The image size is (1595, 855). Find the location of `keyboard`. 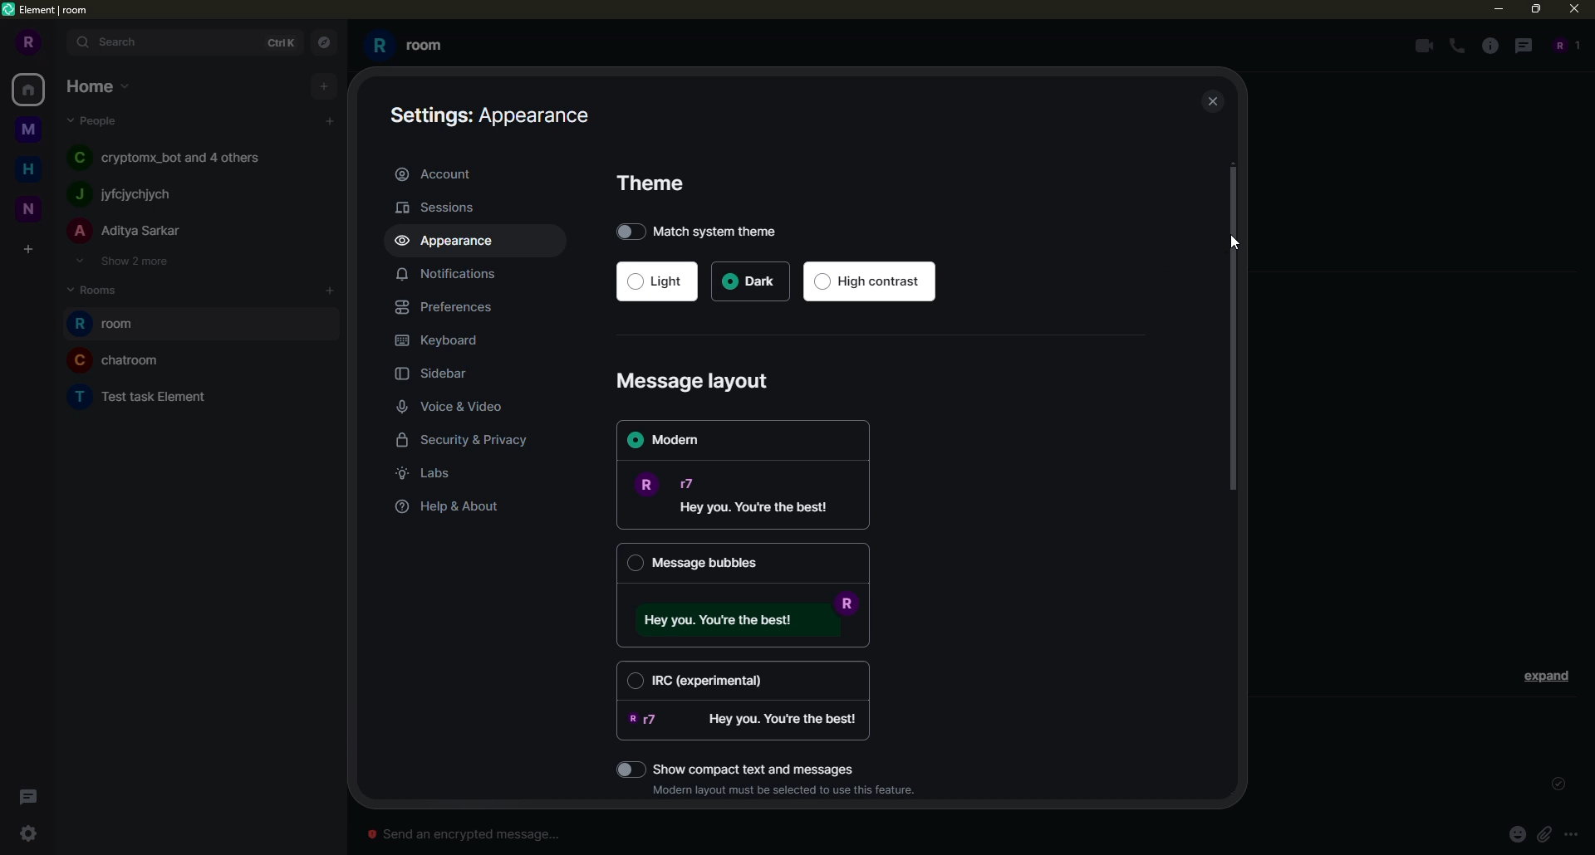

keyboard is located at coordinates (441, 340).